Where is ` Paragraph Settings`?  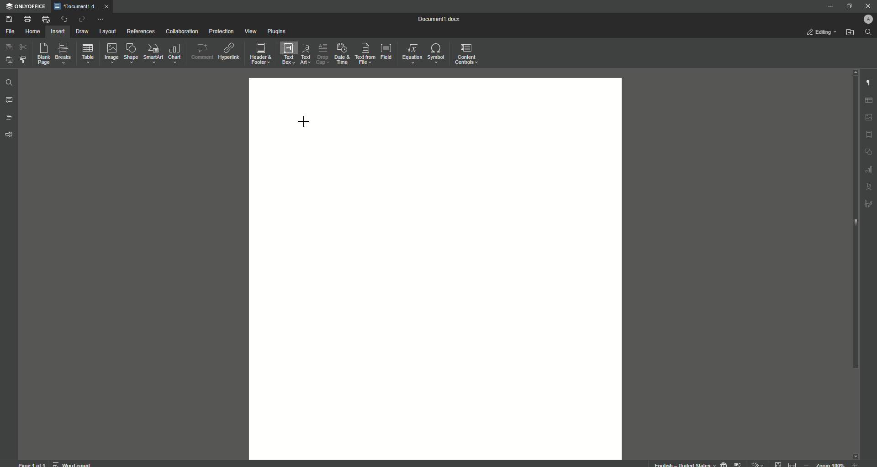
 Paragraph Settings is located at coordinates (868, 82).